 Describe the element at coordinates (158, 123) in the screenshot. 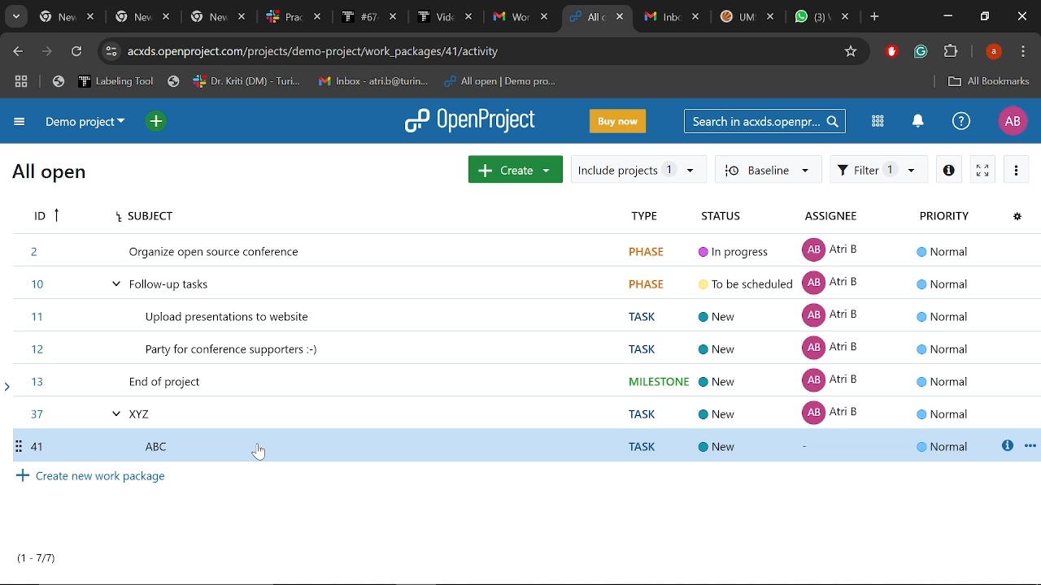

I see `Open quick add menu` at that location.